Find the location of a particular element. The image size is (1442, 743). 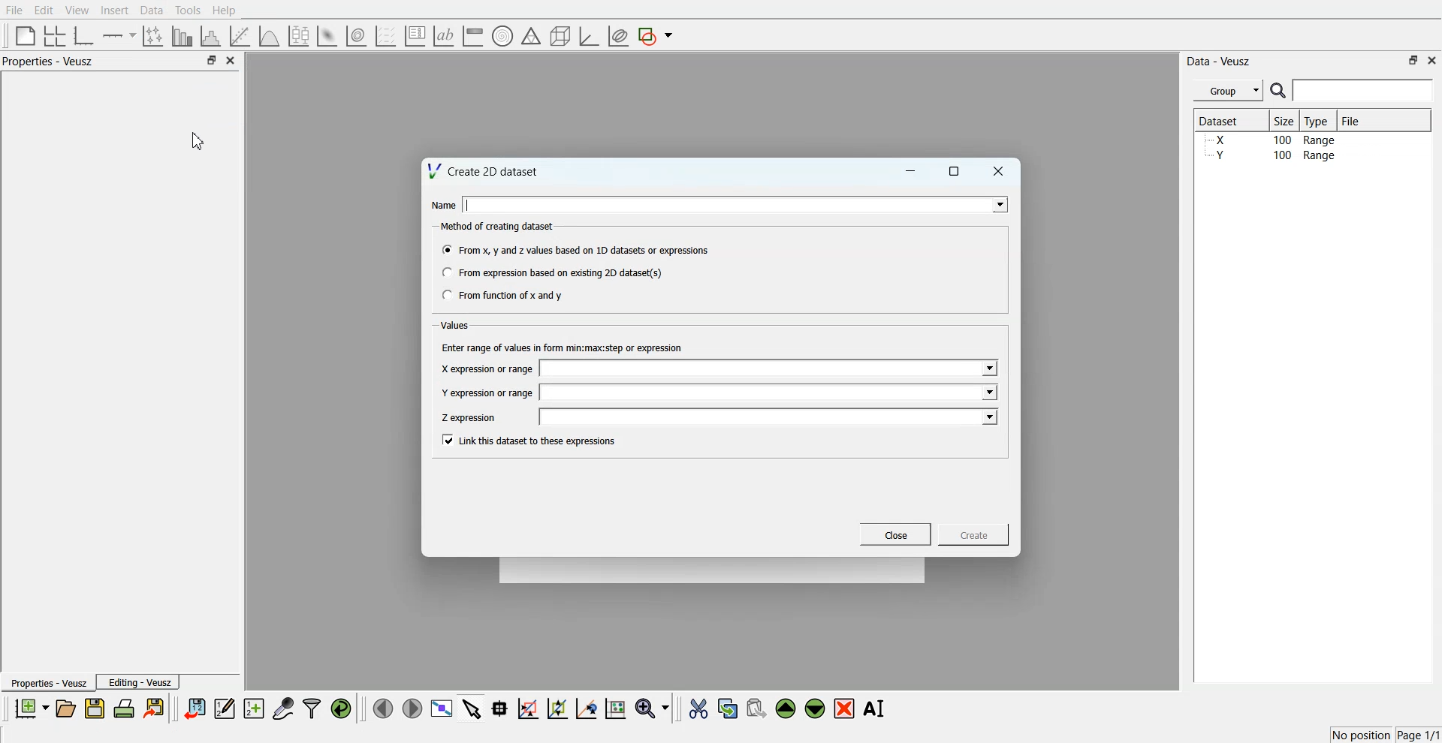

3D Scene is located at coordinates (561, 37).